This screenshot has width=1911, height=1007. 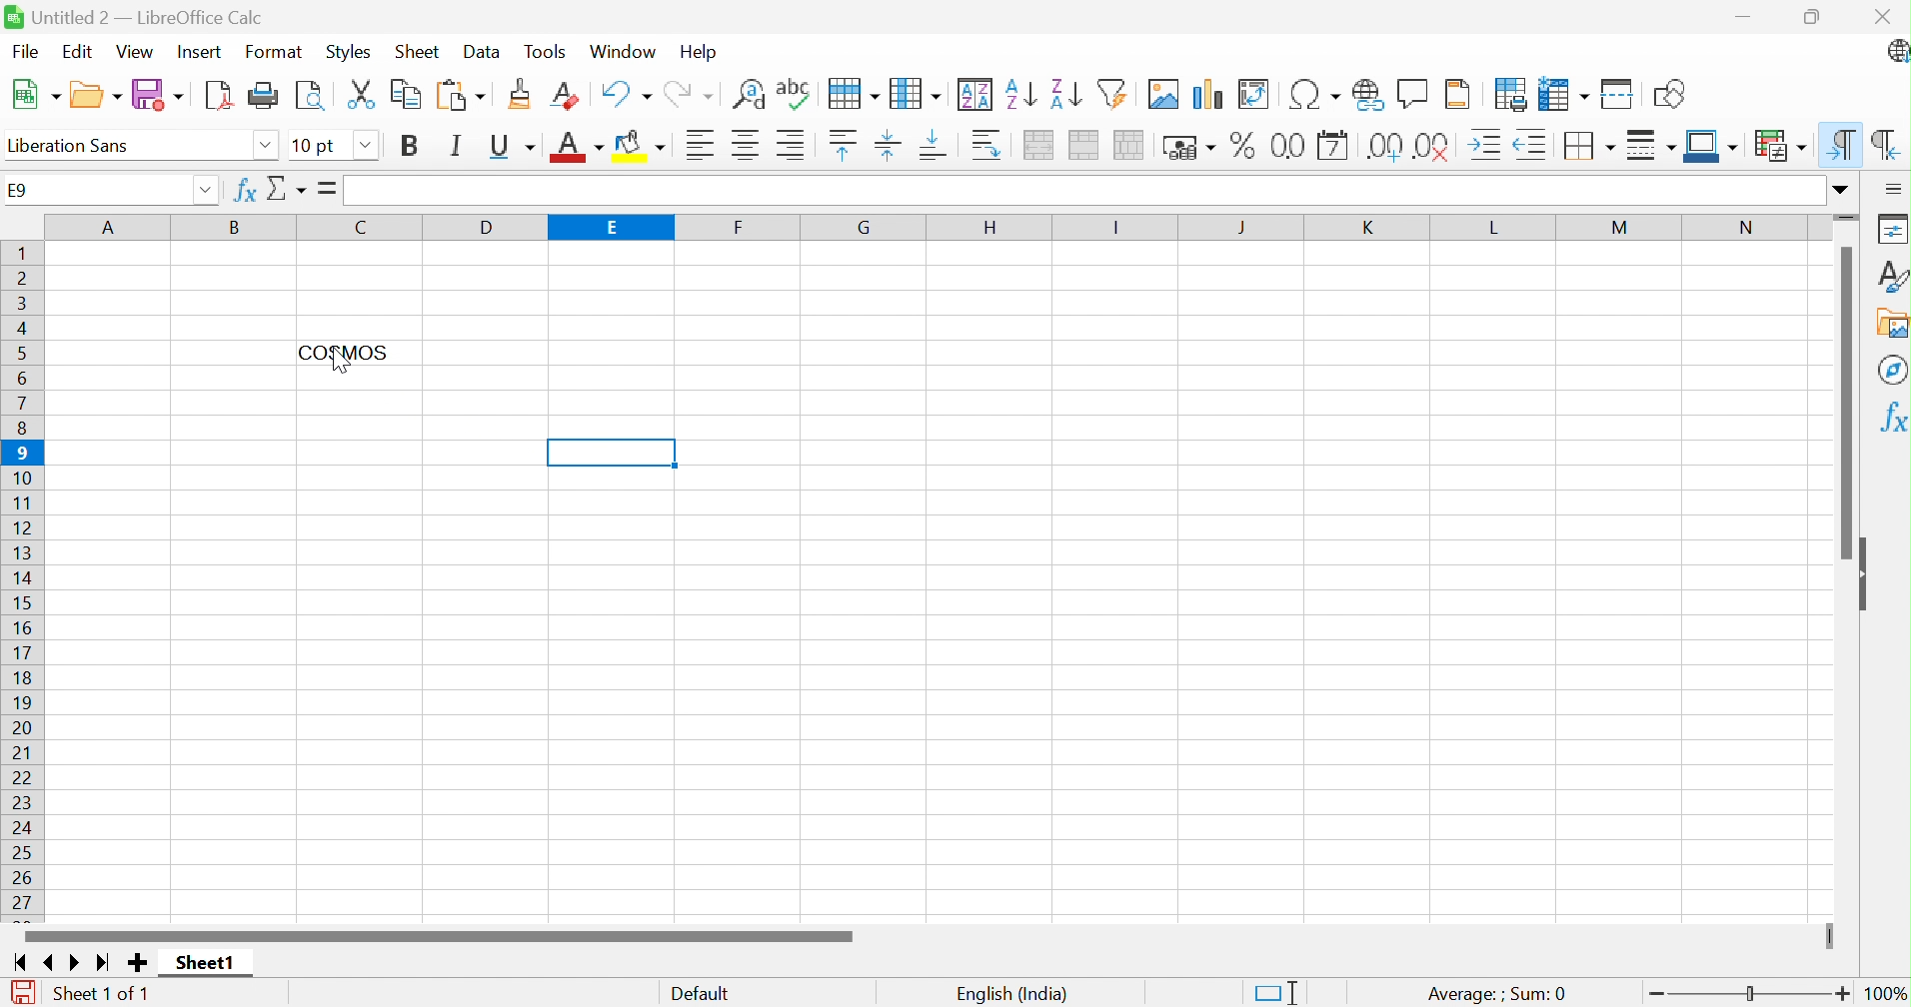 What do you see at coordinates (1457, 96) in the screenshot?
I see `Headers and footers` at bounding box center [1457, 96].